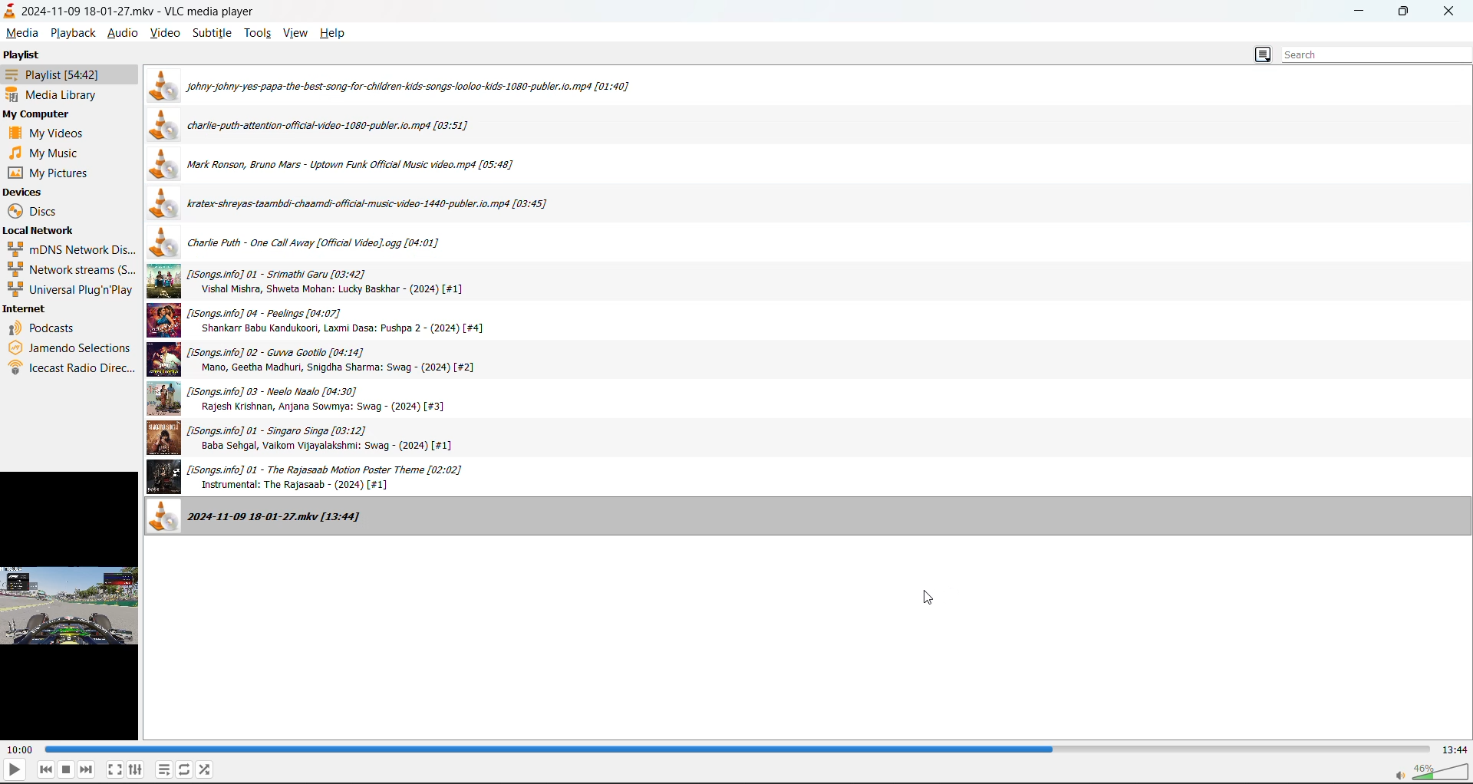 The width and height of the screenshot is (1473, 784). What do you see at coordinates (183, 769) in the screenshot?
I see `loop` at bounding box center [183, 769].